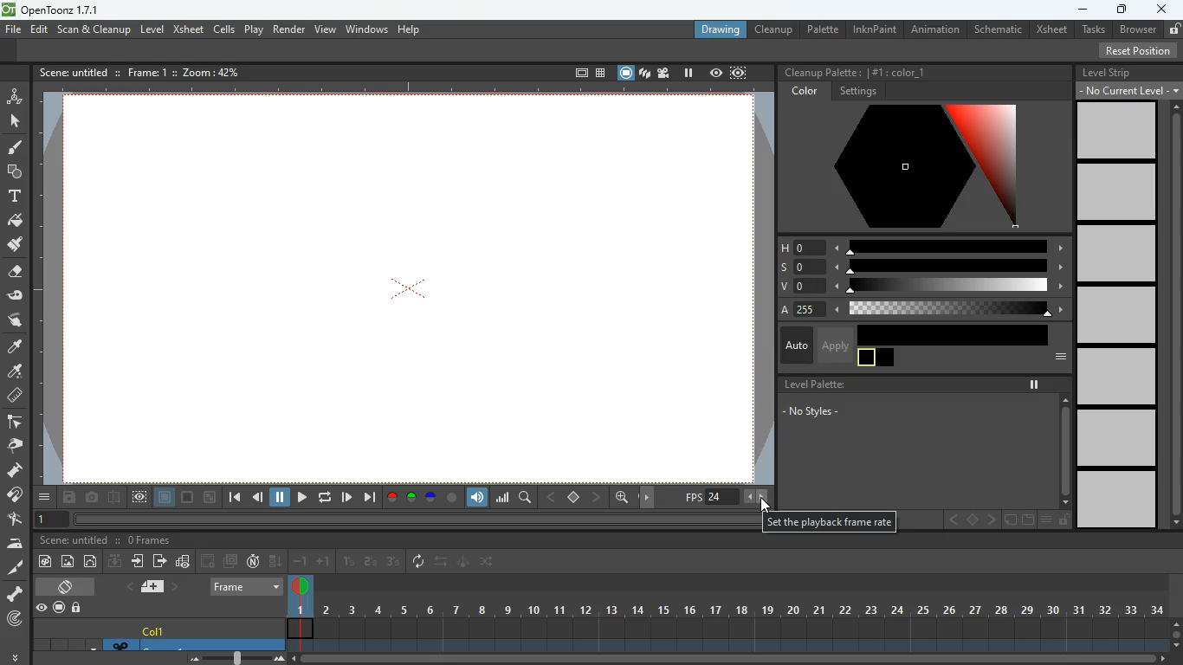 The image size is (1183, 665). What do you see at coordinates (68, 563) in the screenshot?
I see `image` at bounding box center [68, 563].